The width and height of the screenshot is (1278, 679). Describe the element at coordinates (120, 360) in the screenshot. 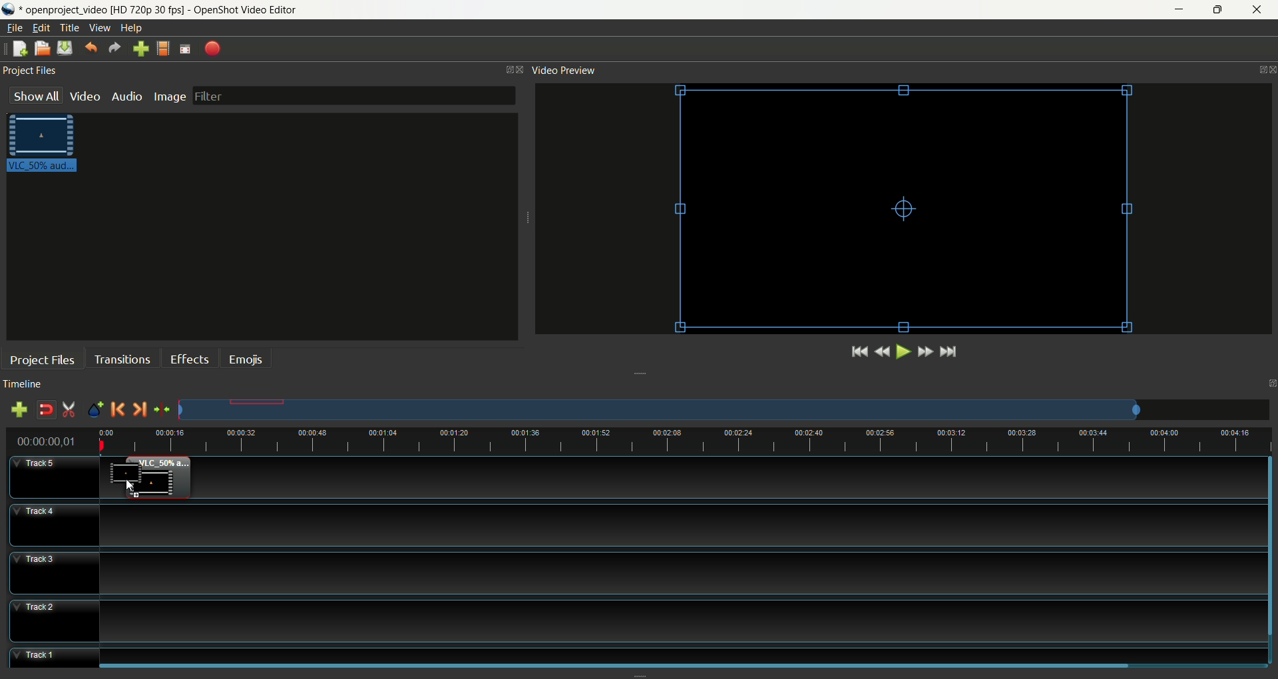

I see `transitions` at that location.